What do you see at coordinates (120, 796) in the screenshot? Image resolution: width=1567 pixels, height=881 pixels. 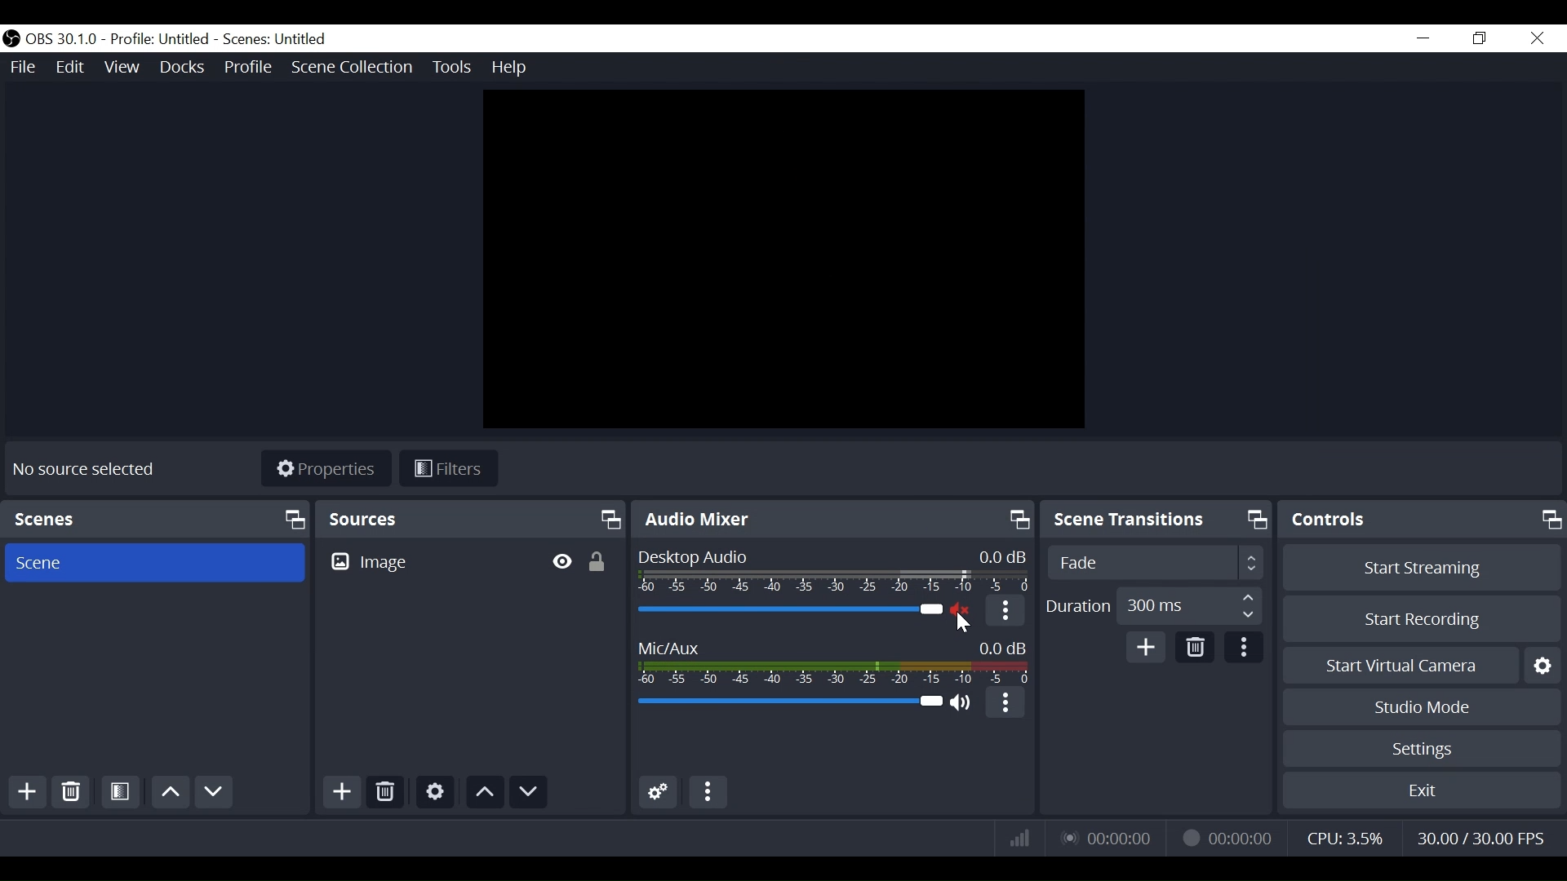 I see `Open Scene Filter` at bounding box center [120, 796].